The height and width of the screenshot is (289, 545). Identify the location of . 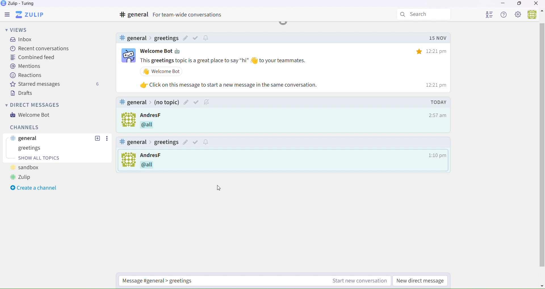
(435, 37).